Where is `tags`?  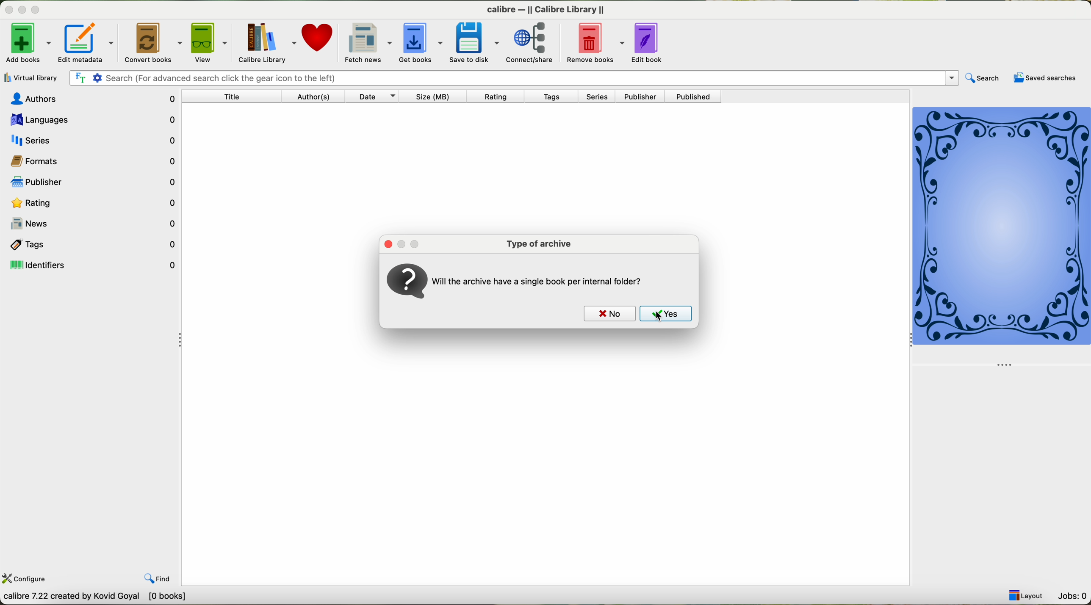
tags is located at coordinates (91, 245).